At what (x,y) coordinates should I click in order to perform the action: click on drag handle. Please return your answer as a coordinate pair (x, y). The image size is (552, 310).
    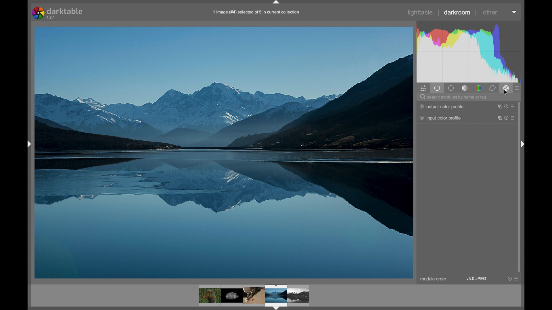
    Looking at the image, I should click on (28, 144).